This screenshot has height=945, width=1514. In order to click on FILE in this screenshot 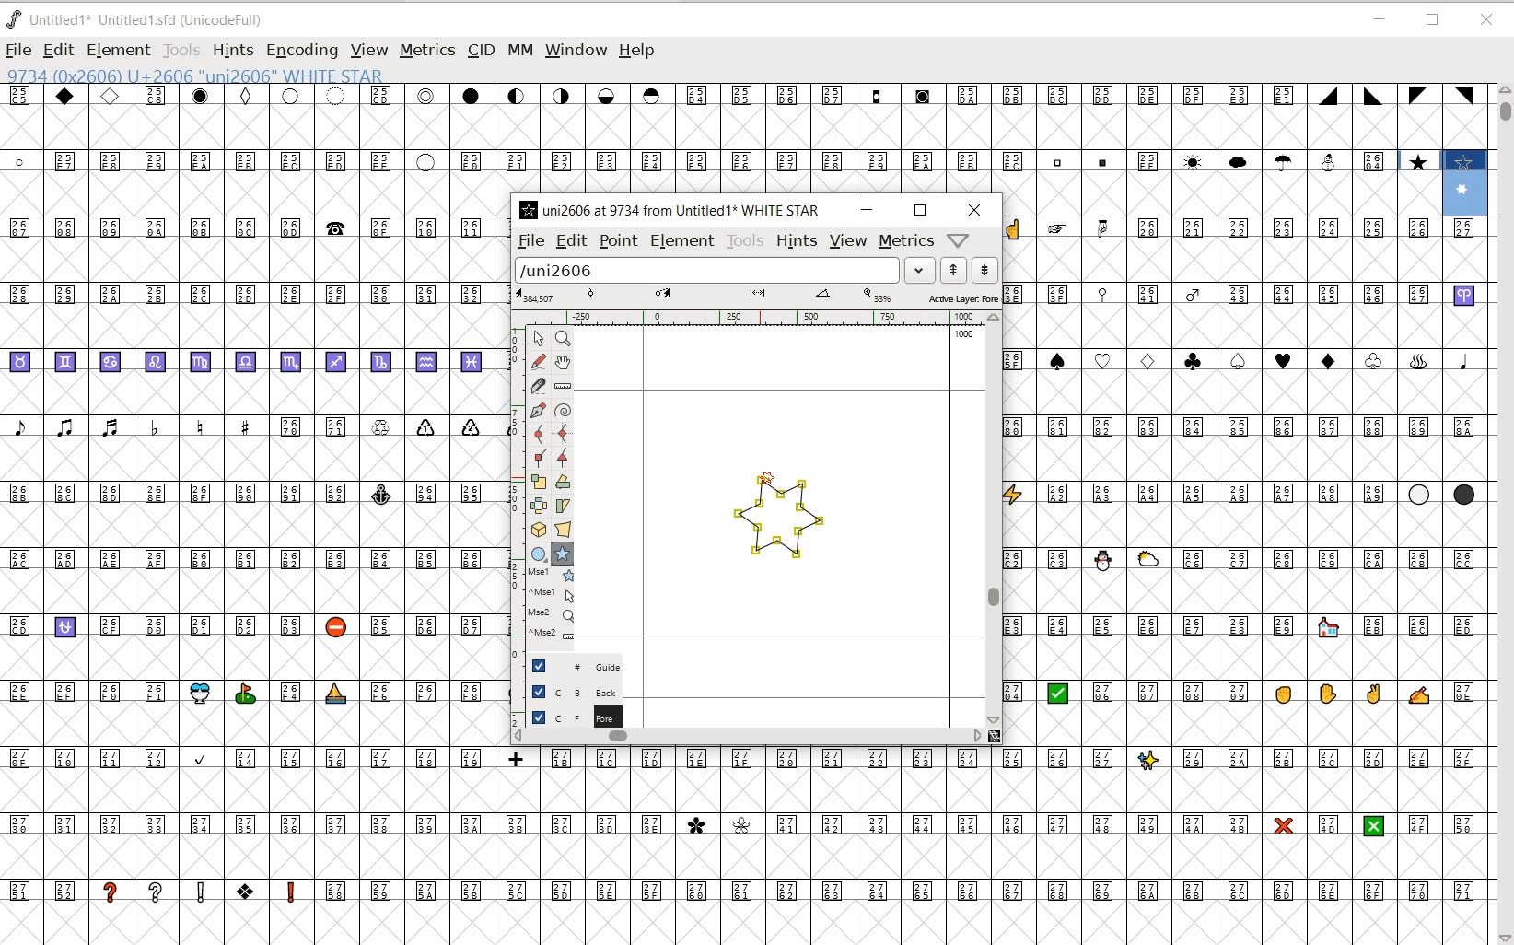, I will do `click(530, 241)`.